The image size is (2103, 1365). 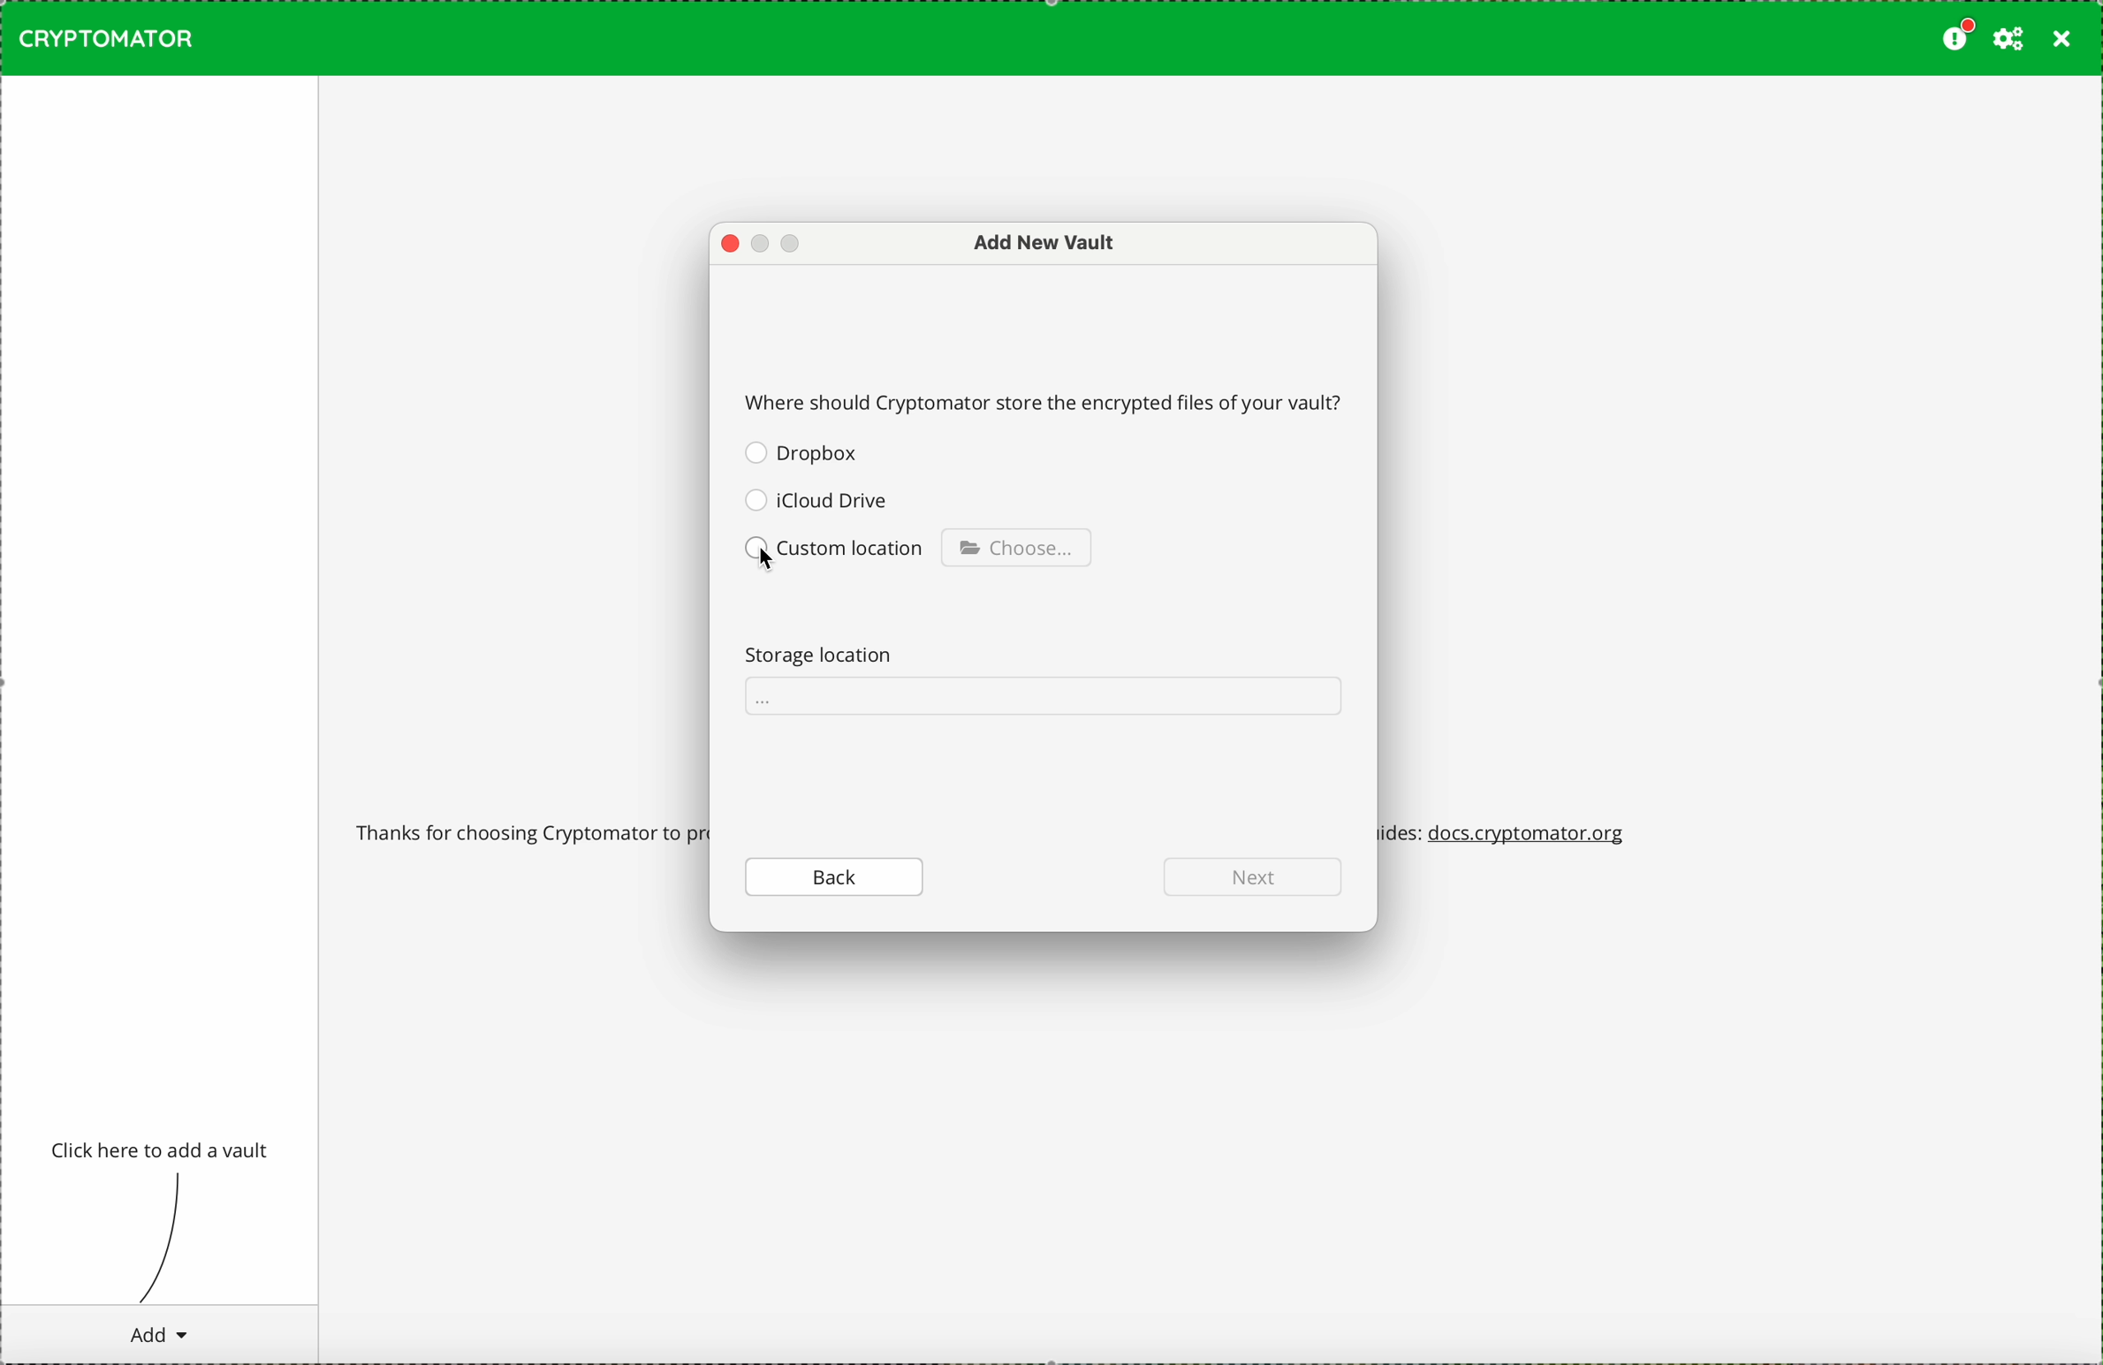 What do you see at coordinates (1016, 546) in the screenshot?
I see `choose folder` at bounding box center [1016, 546].